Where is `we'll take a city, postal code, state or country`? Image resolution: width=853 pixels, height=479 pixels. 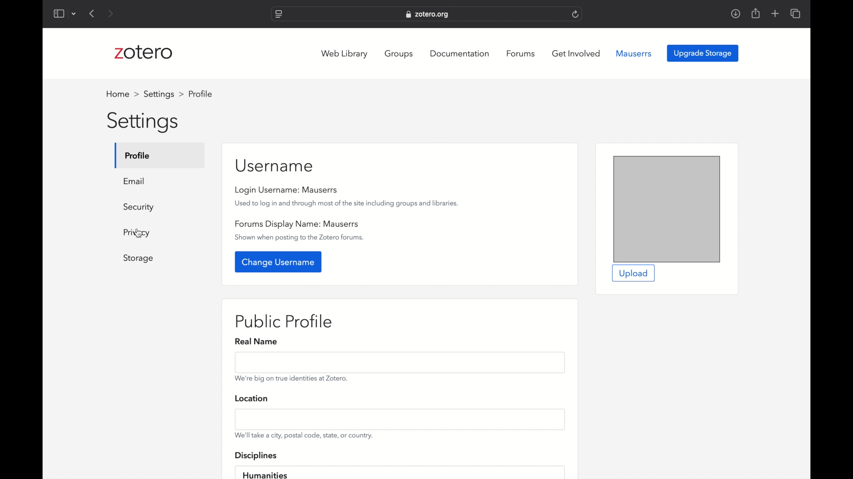
we'll take a city, postal code, state or country is located at coordinates (305, 436).